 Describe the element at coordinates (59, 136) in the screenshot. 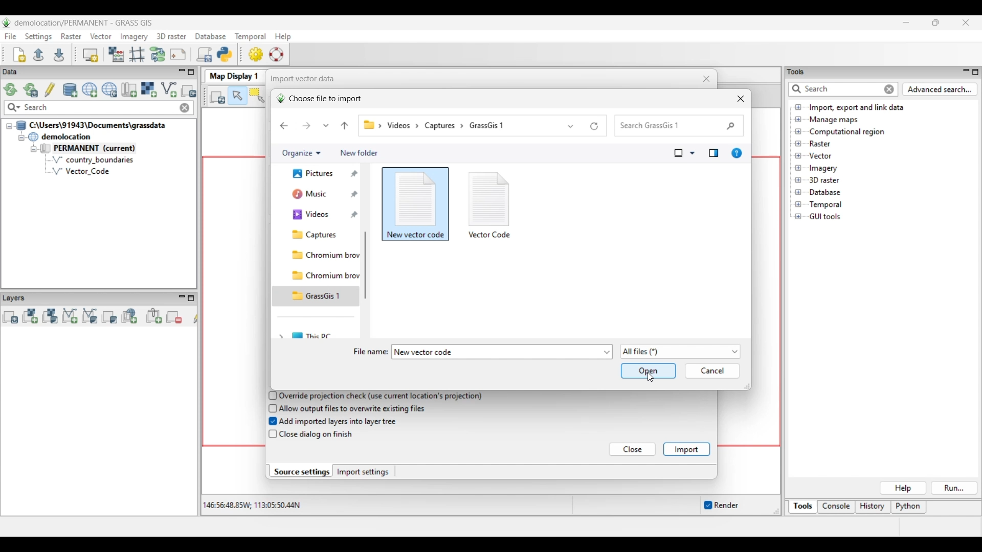

I see `Double click to collapse demolocation` at that location.